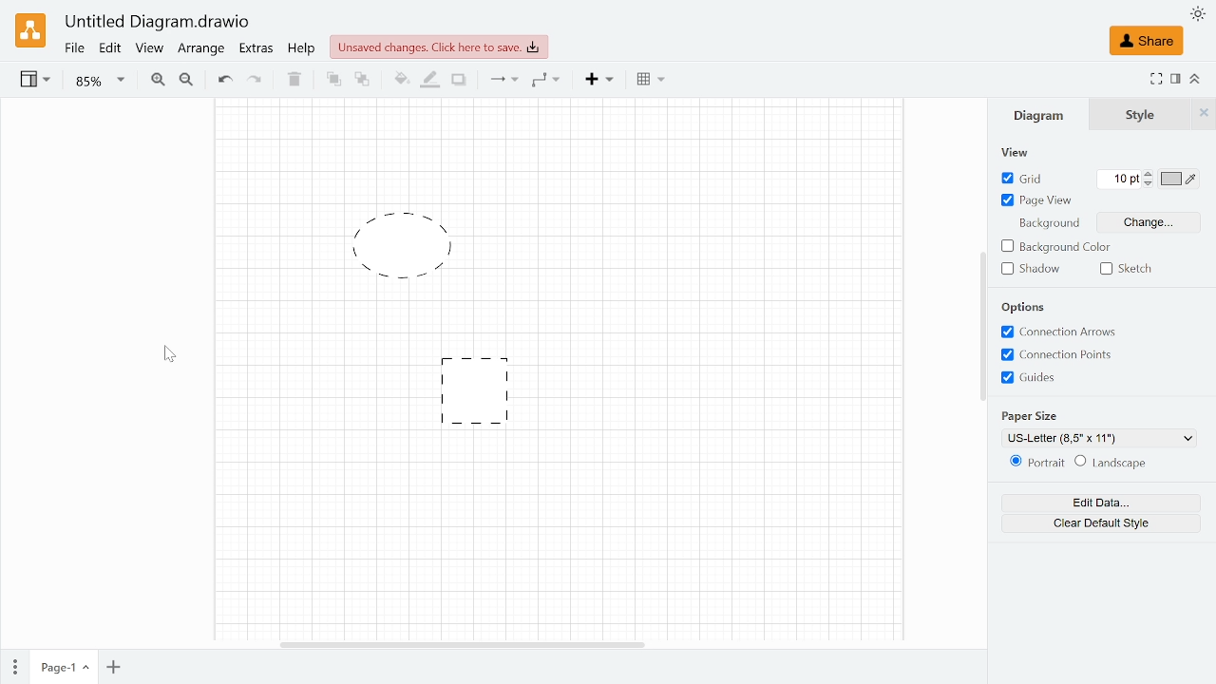 Image resolution: width=1216 pixels, height=684 pixels. I want to click on Horizontal scrollbar, so click(461, 642).